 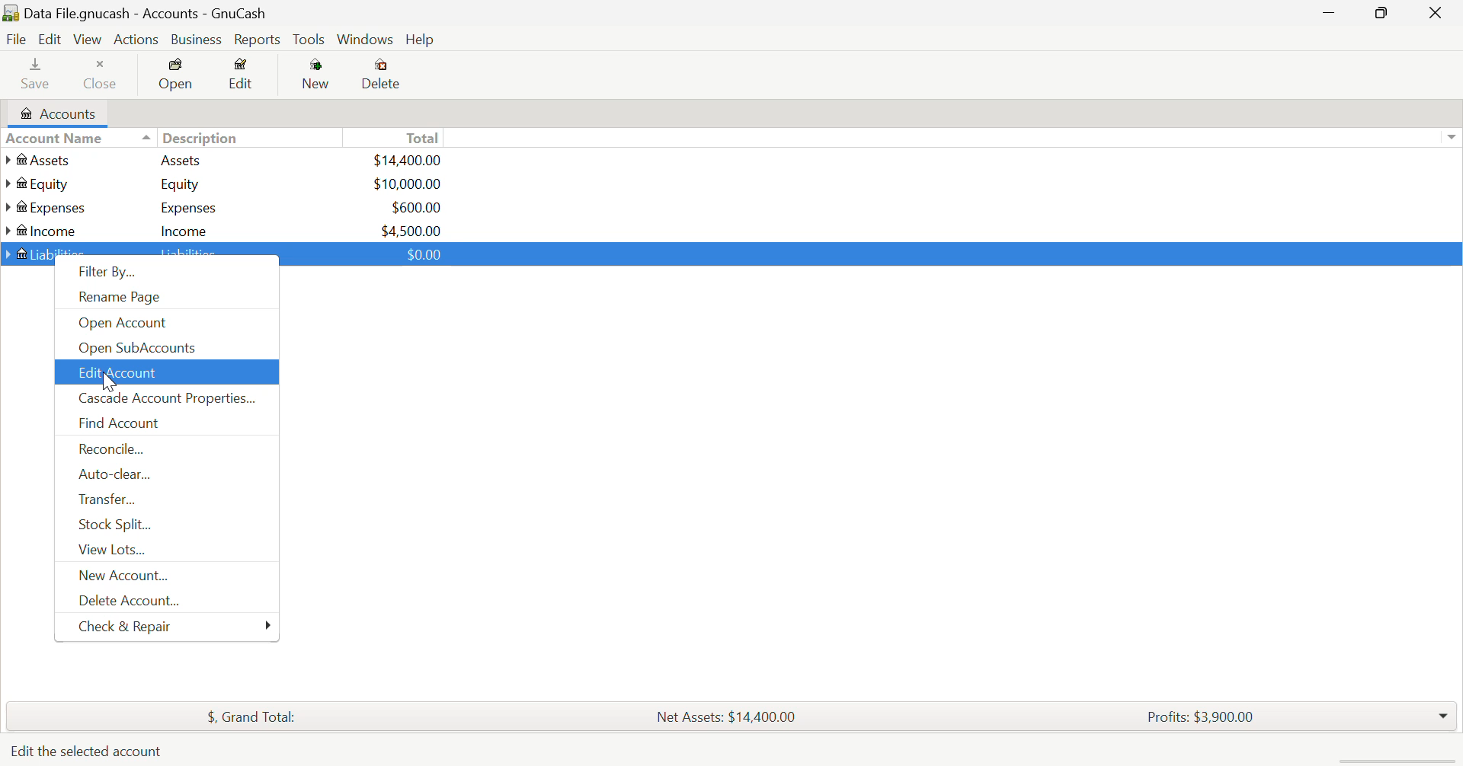 I want to click on Account Column Heading, so click(x=58, y=139).